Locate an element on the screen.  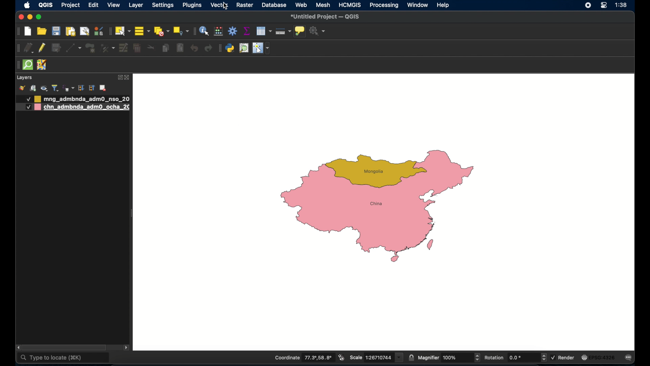
help is located at coordinates (443, 5).